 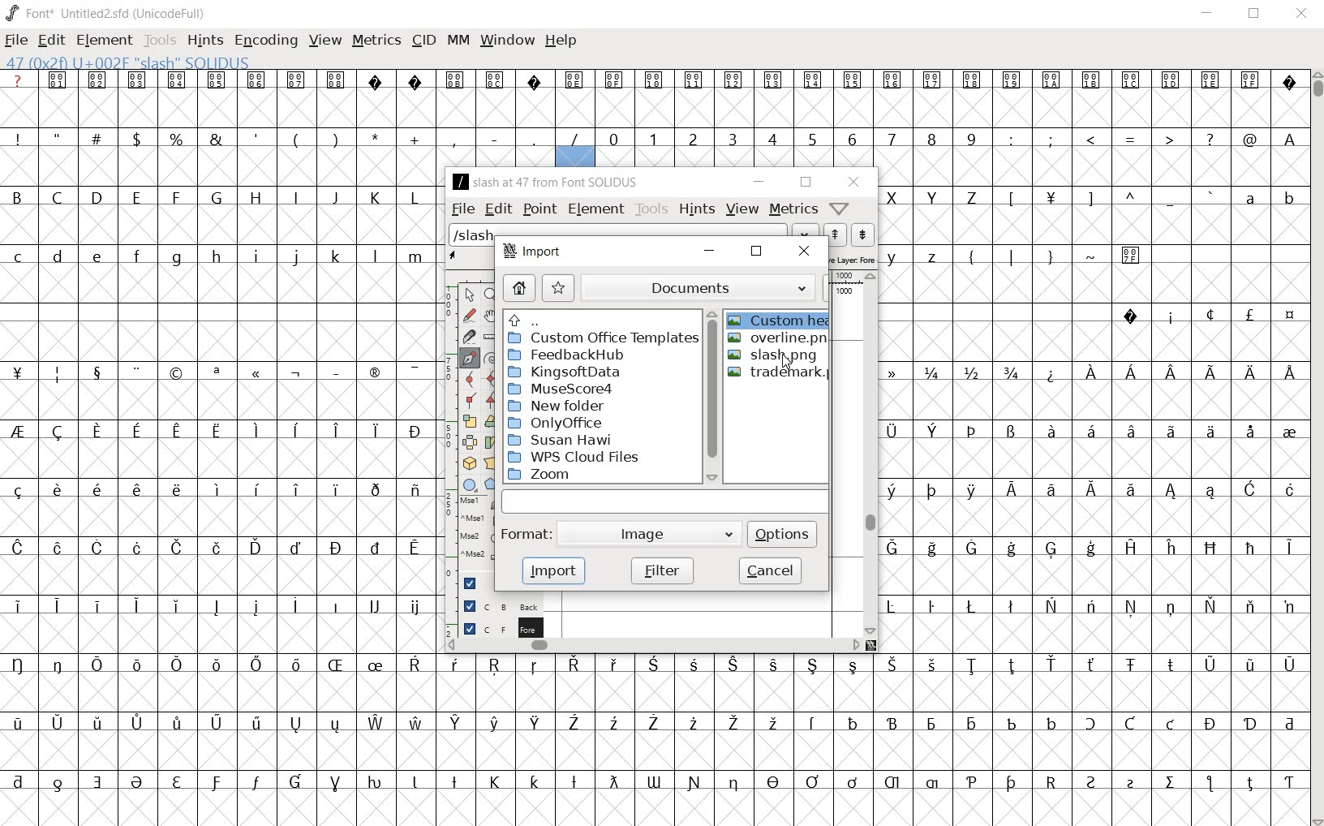 What do you see at coordinates (1093, 576) in the screenshot?
I see `empty cells` at bounding box center [1093, 576].